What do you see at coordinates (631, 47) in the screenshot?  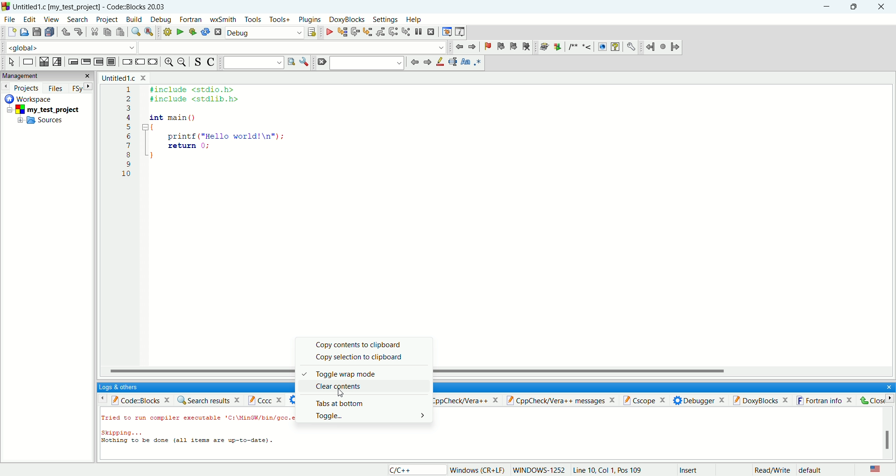 I see `preferences` at bounding box center [631, 47].